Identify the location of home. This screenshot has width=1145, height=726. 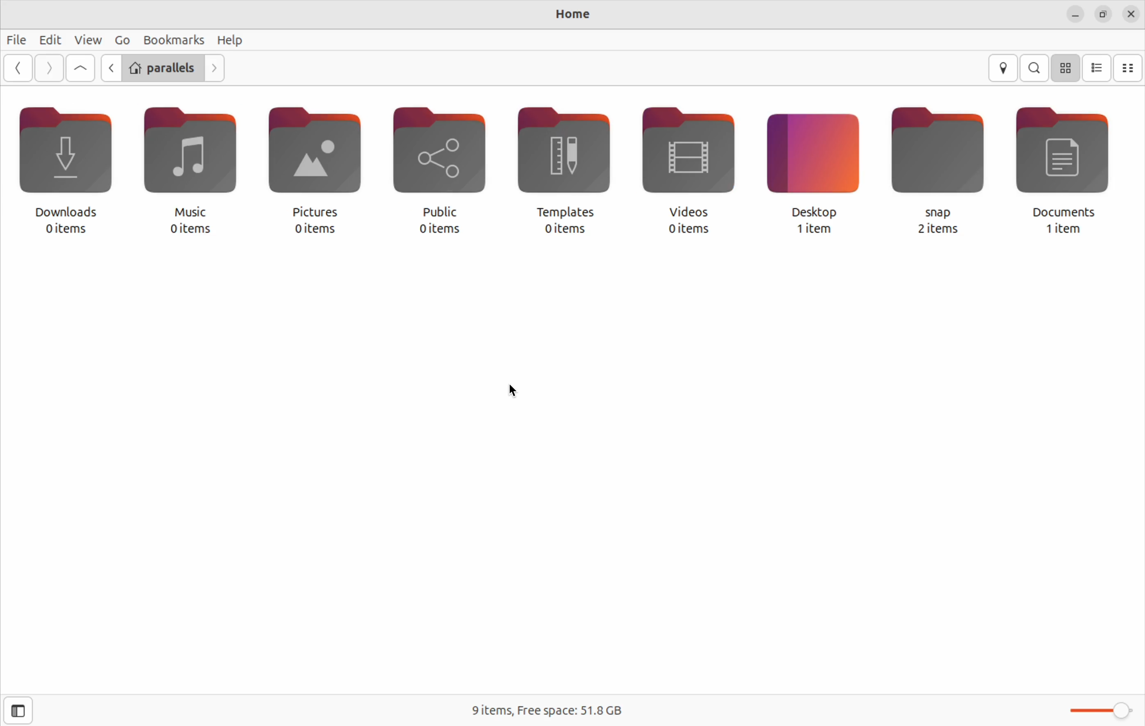
(571, 15).